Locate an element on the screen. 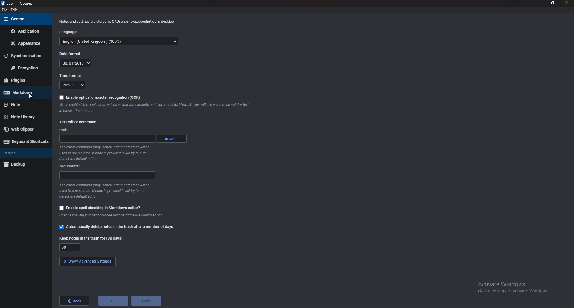  Appearance is located at coordinates (26, 44).